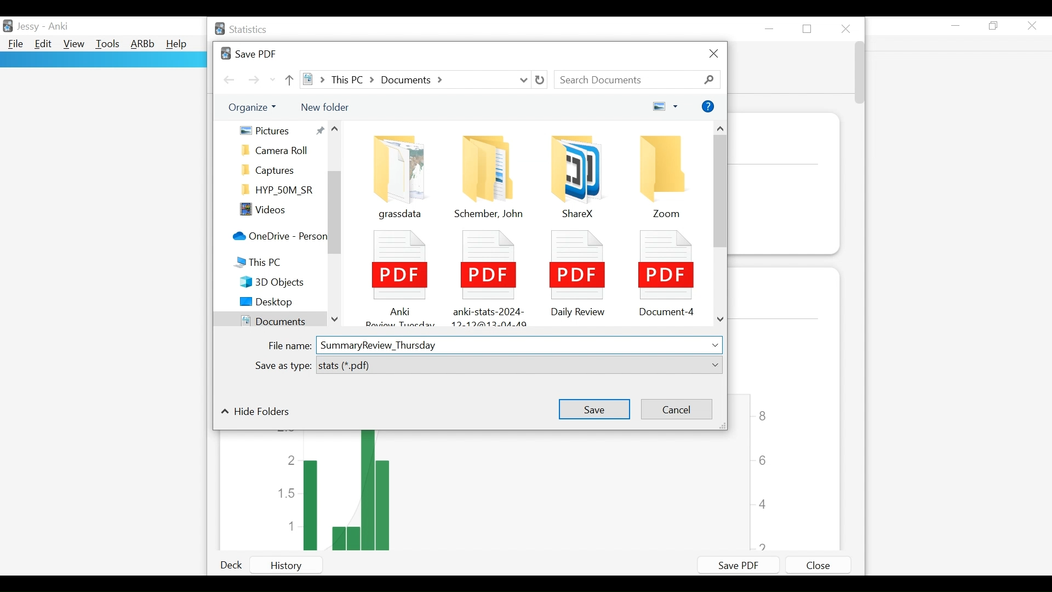  What do you see at coordinates (256, 413) in the screenshot?
I see `ide folder` at bounding box center [256, 413].